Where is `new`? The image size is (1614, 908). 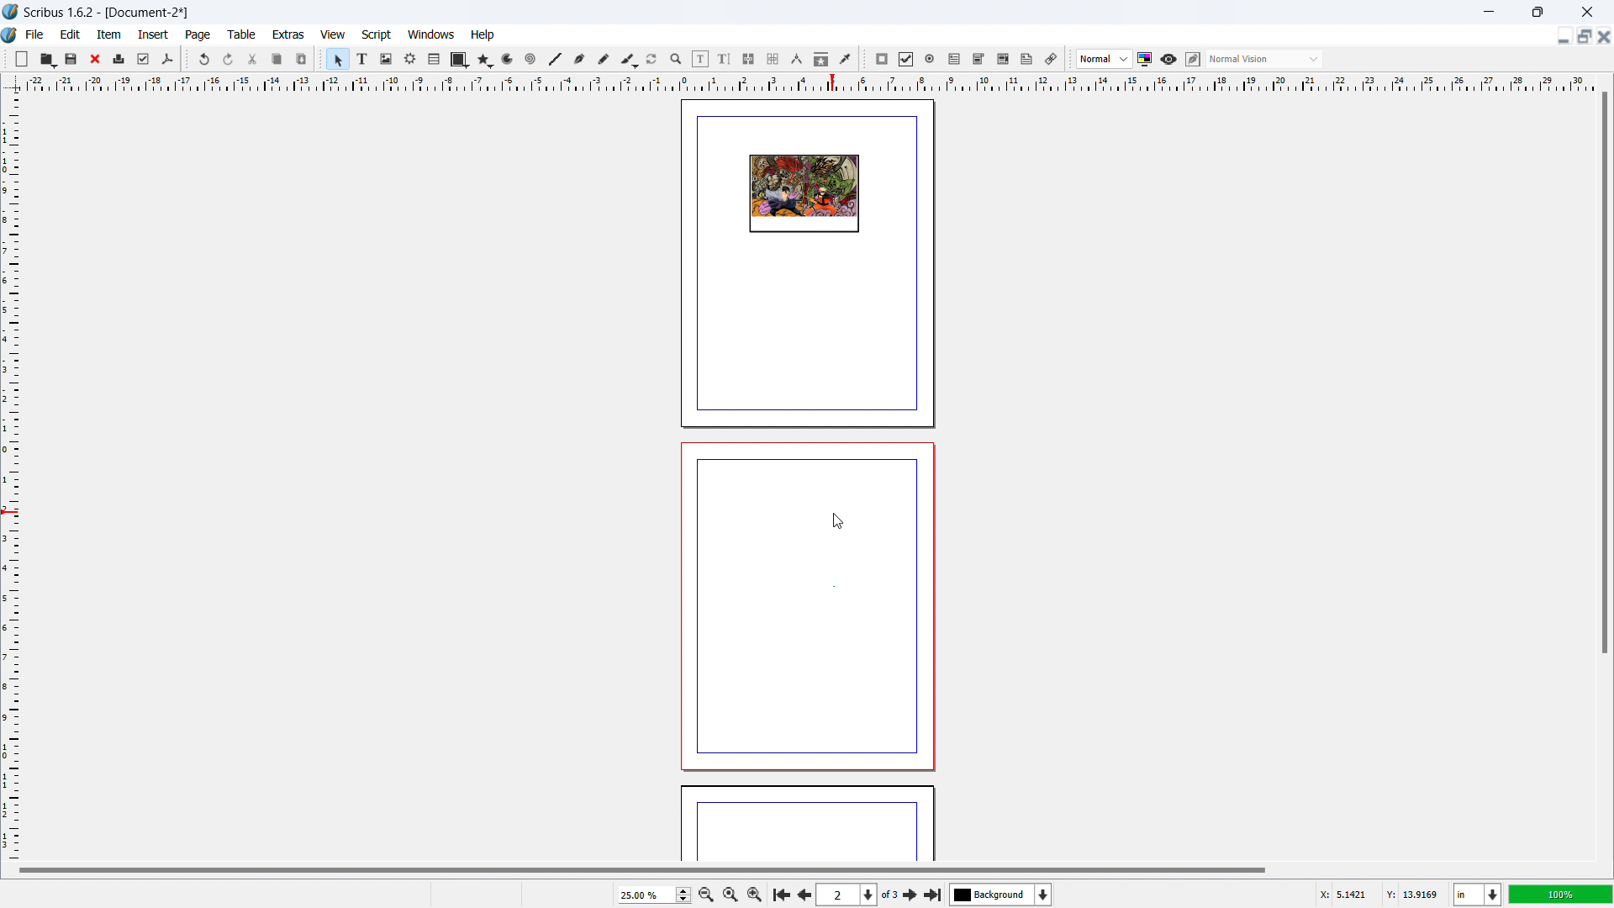 new is located at coordinates (22, 59).